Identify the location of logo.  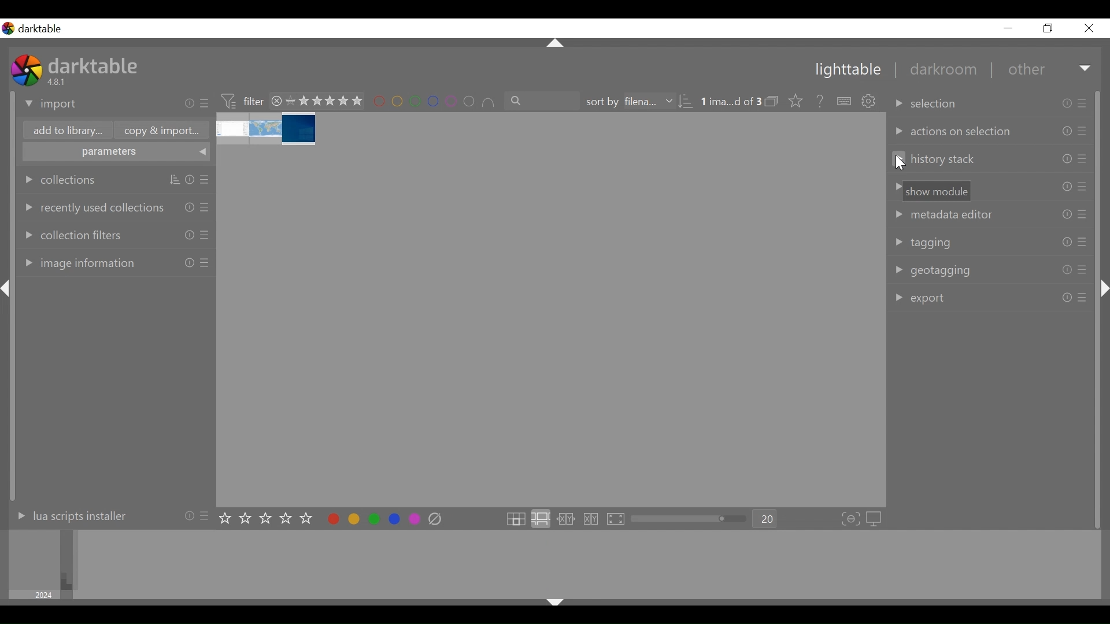
(27, 70).